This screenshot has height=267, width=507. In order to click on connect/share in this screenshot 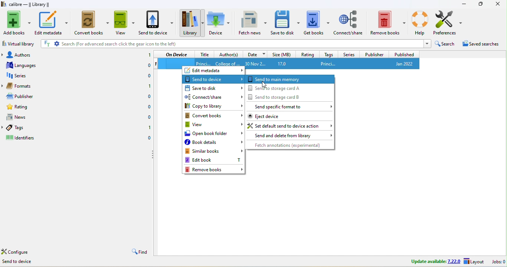, I will do `click(349, 22)`.